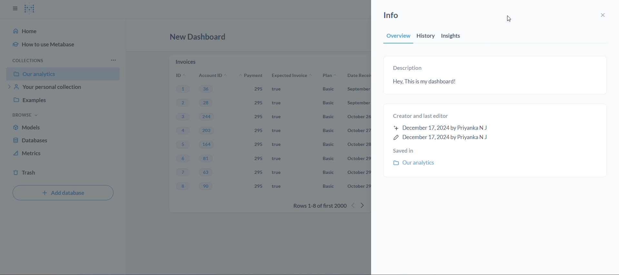 This screenshot has width=619, height=275. What do you see at coordinates (30, 60) in the screenshot?
I see `collection` at bounding box center [30, 60].